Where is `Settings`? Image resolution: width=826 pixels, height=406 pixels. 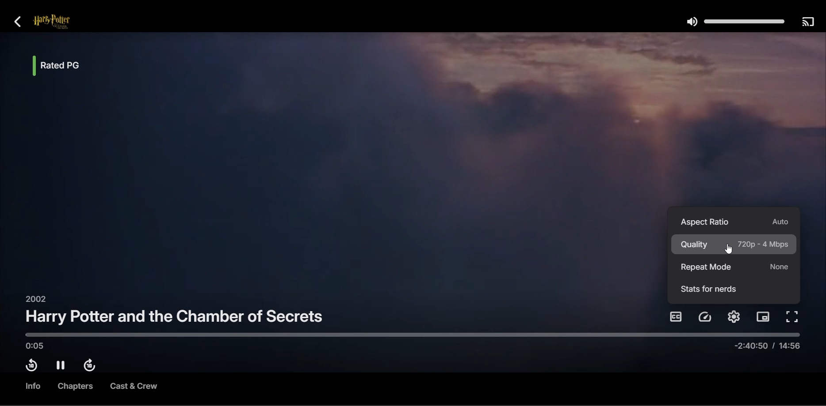 Settings is located at coordinates (735, 316).